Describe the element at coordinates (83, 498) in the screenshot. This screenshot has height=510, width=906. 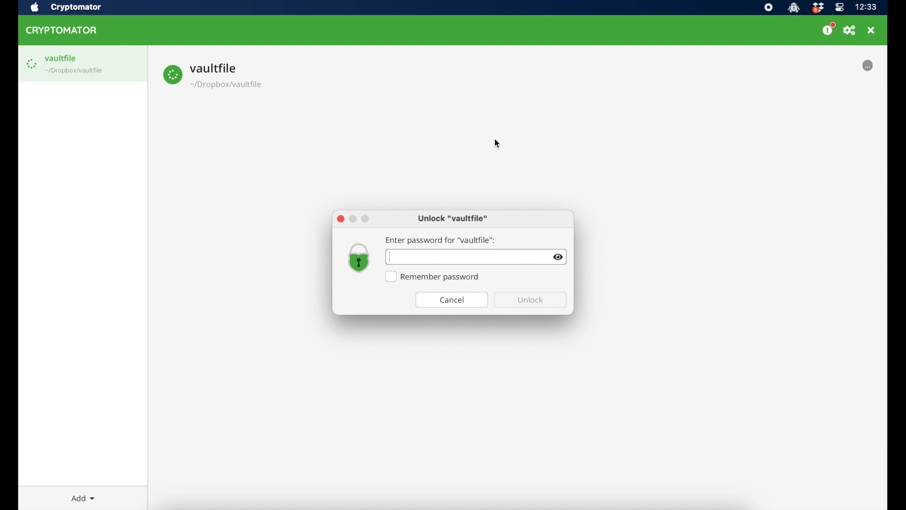
I see `add` at that location.